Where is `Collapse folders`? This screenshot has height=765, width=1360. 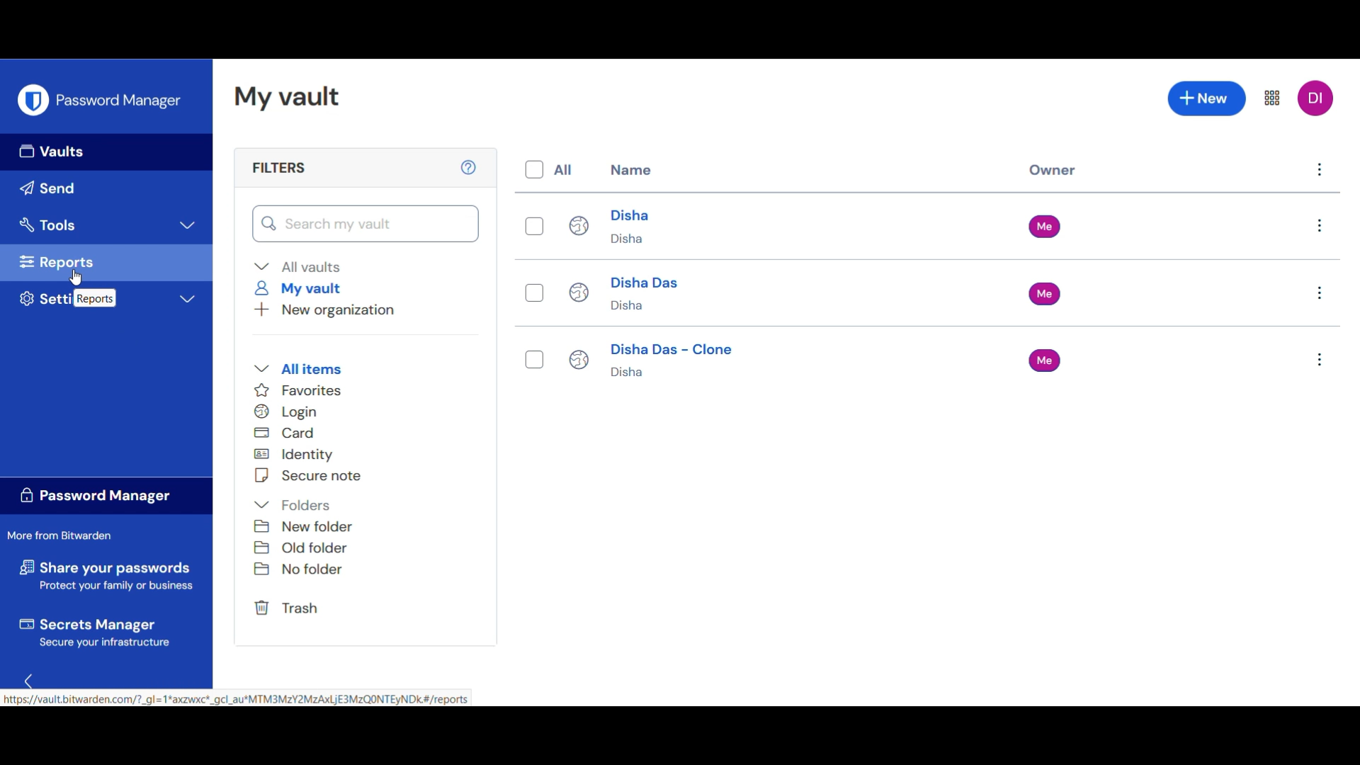 Collapse folders is located at coordinates (293, 505).